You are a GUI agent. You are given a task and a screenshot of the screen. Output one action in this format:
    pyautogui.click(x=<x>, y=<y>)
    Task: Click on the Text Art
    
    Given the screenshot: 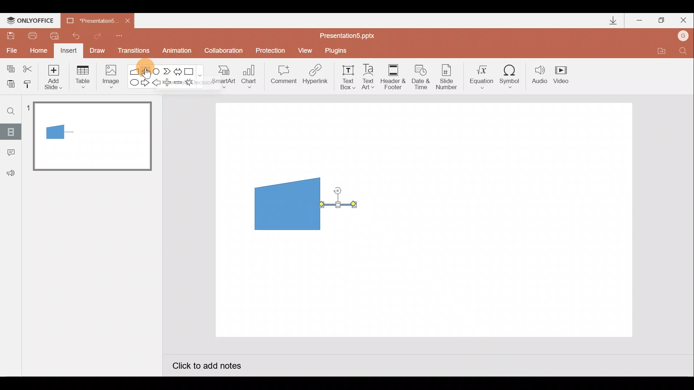 What is the action you would take?
    pyautogui.click(x=370, y=77)
    